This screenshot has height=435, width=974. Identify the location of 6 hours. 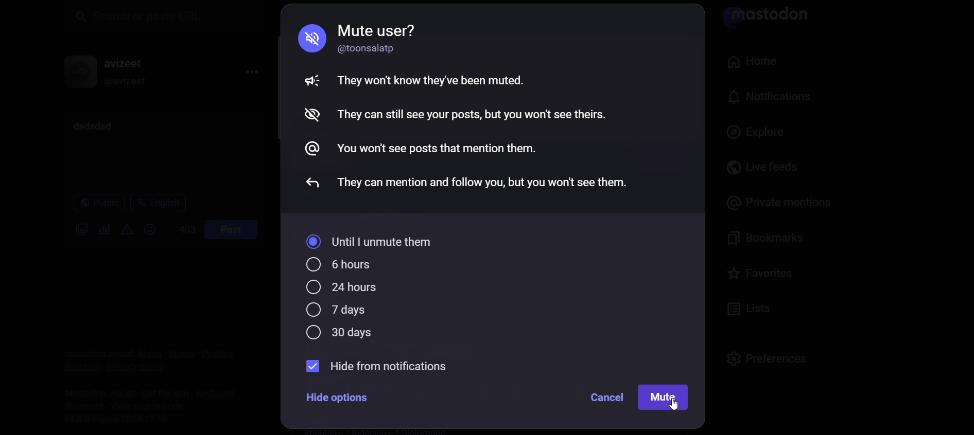
(336, 265).